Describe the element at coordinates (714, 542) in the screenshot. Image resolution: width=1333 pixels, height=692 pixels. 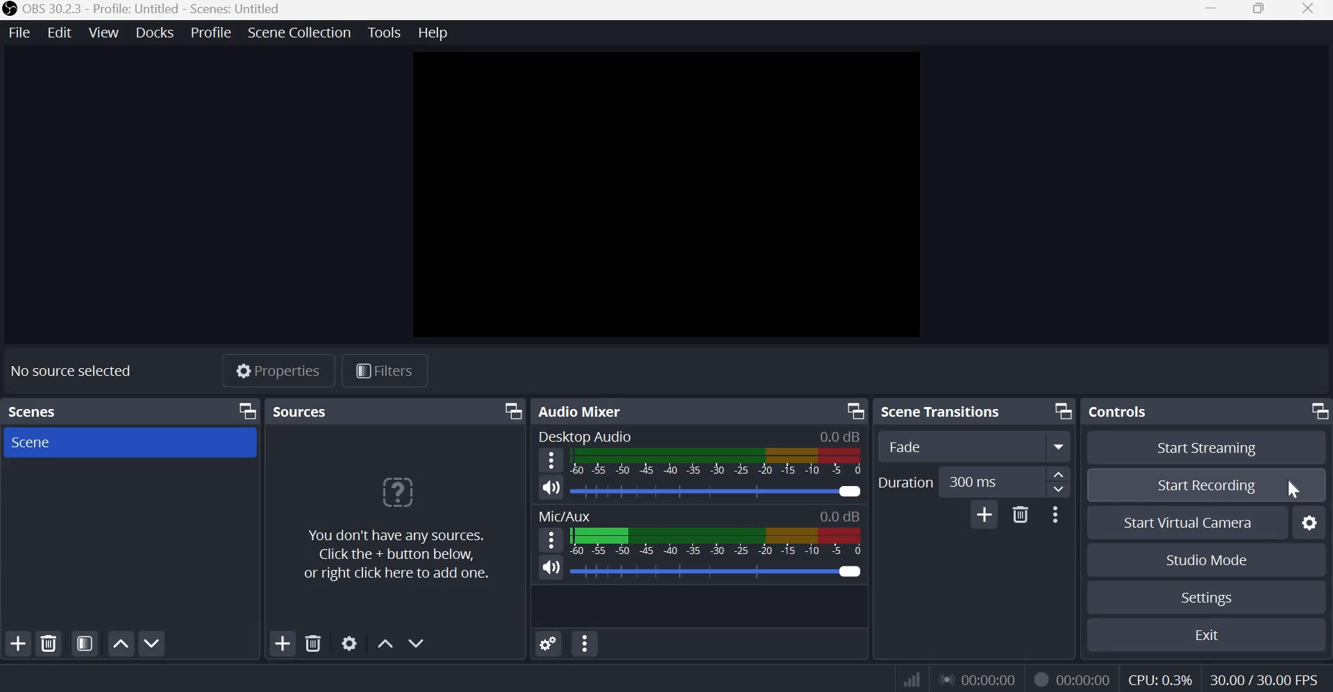
I see `Volume Meter` at that location.